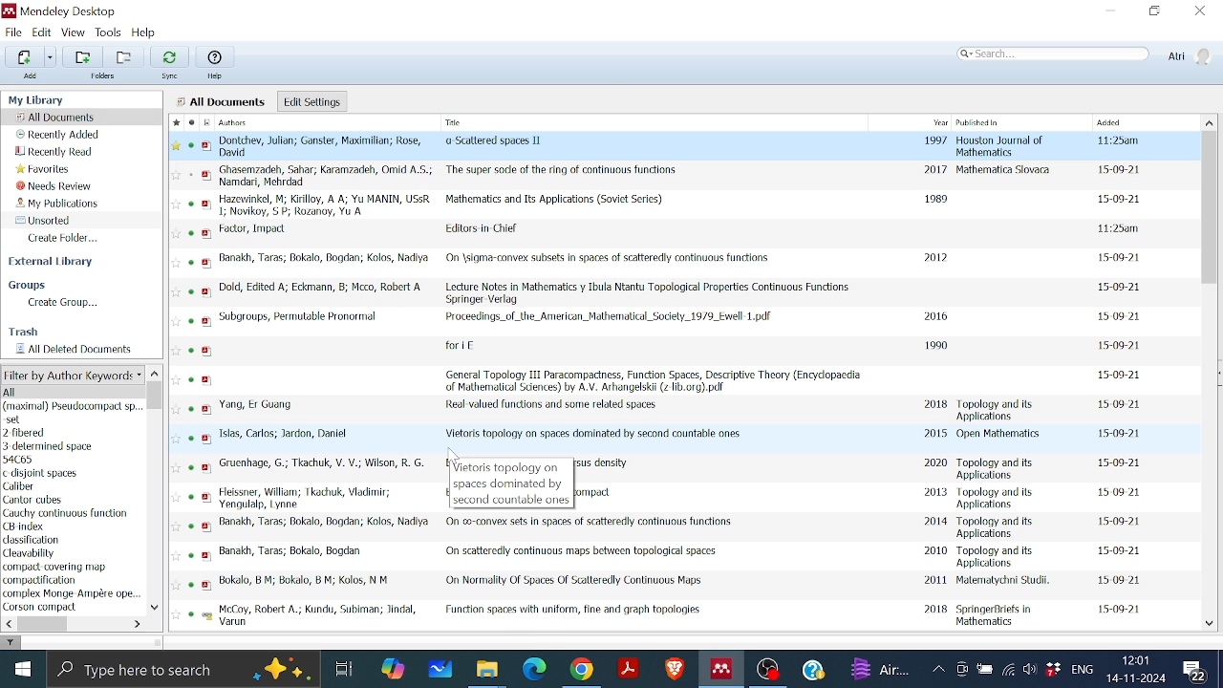  I want to click on pdf, so click(208, 440).